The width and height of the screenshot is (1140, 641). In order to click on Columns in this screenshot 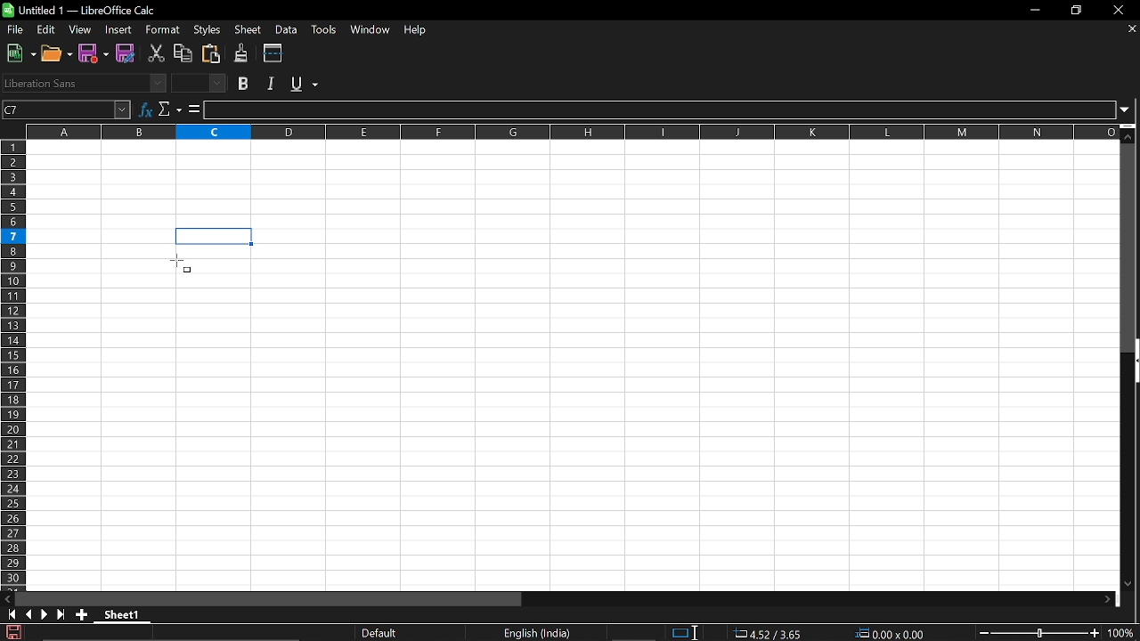, I will do `click(572, 130)`.